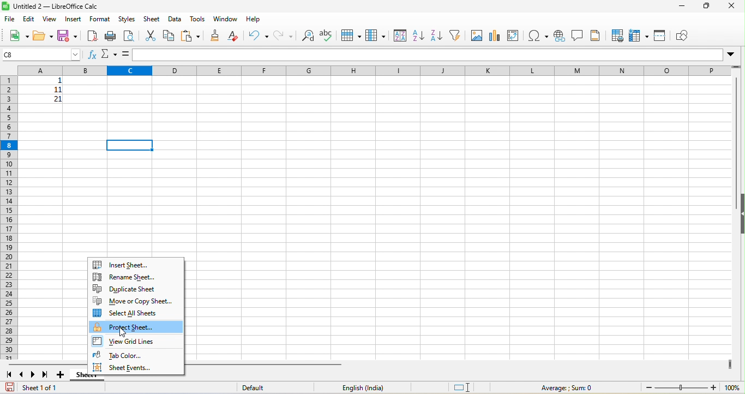 This screenshot has height=394, width=745. I want to click on select function, so click(110, 54).